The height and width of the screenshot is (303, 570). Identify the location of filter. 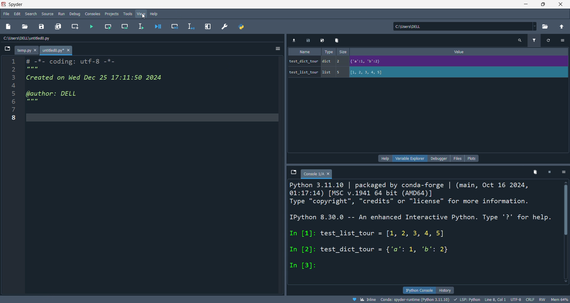
(533, 41).